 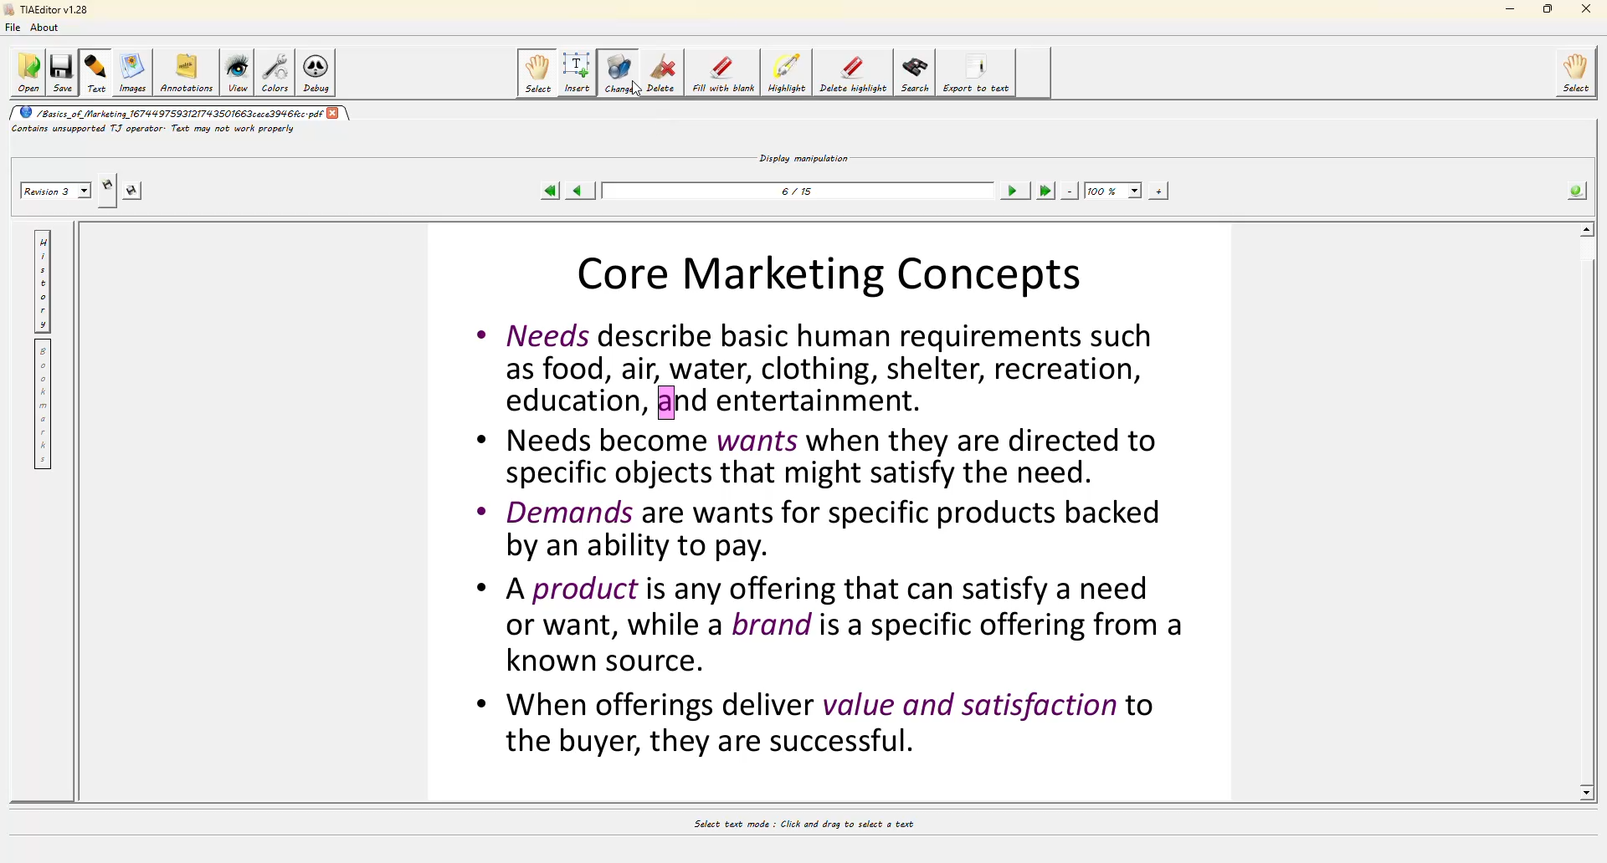 What do you see at coordinates (97, 73) in the screenshot?
I see `text` at bounding box center [97, 73].